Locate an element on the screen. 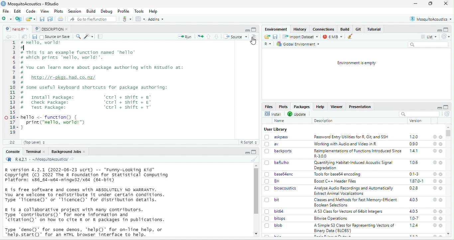 This screenshot has width=454, height=240. View is located at coordinates (45, 11).